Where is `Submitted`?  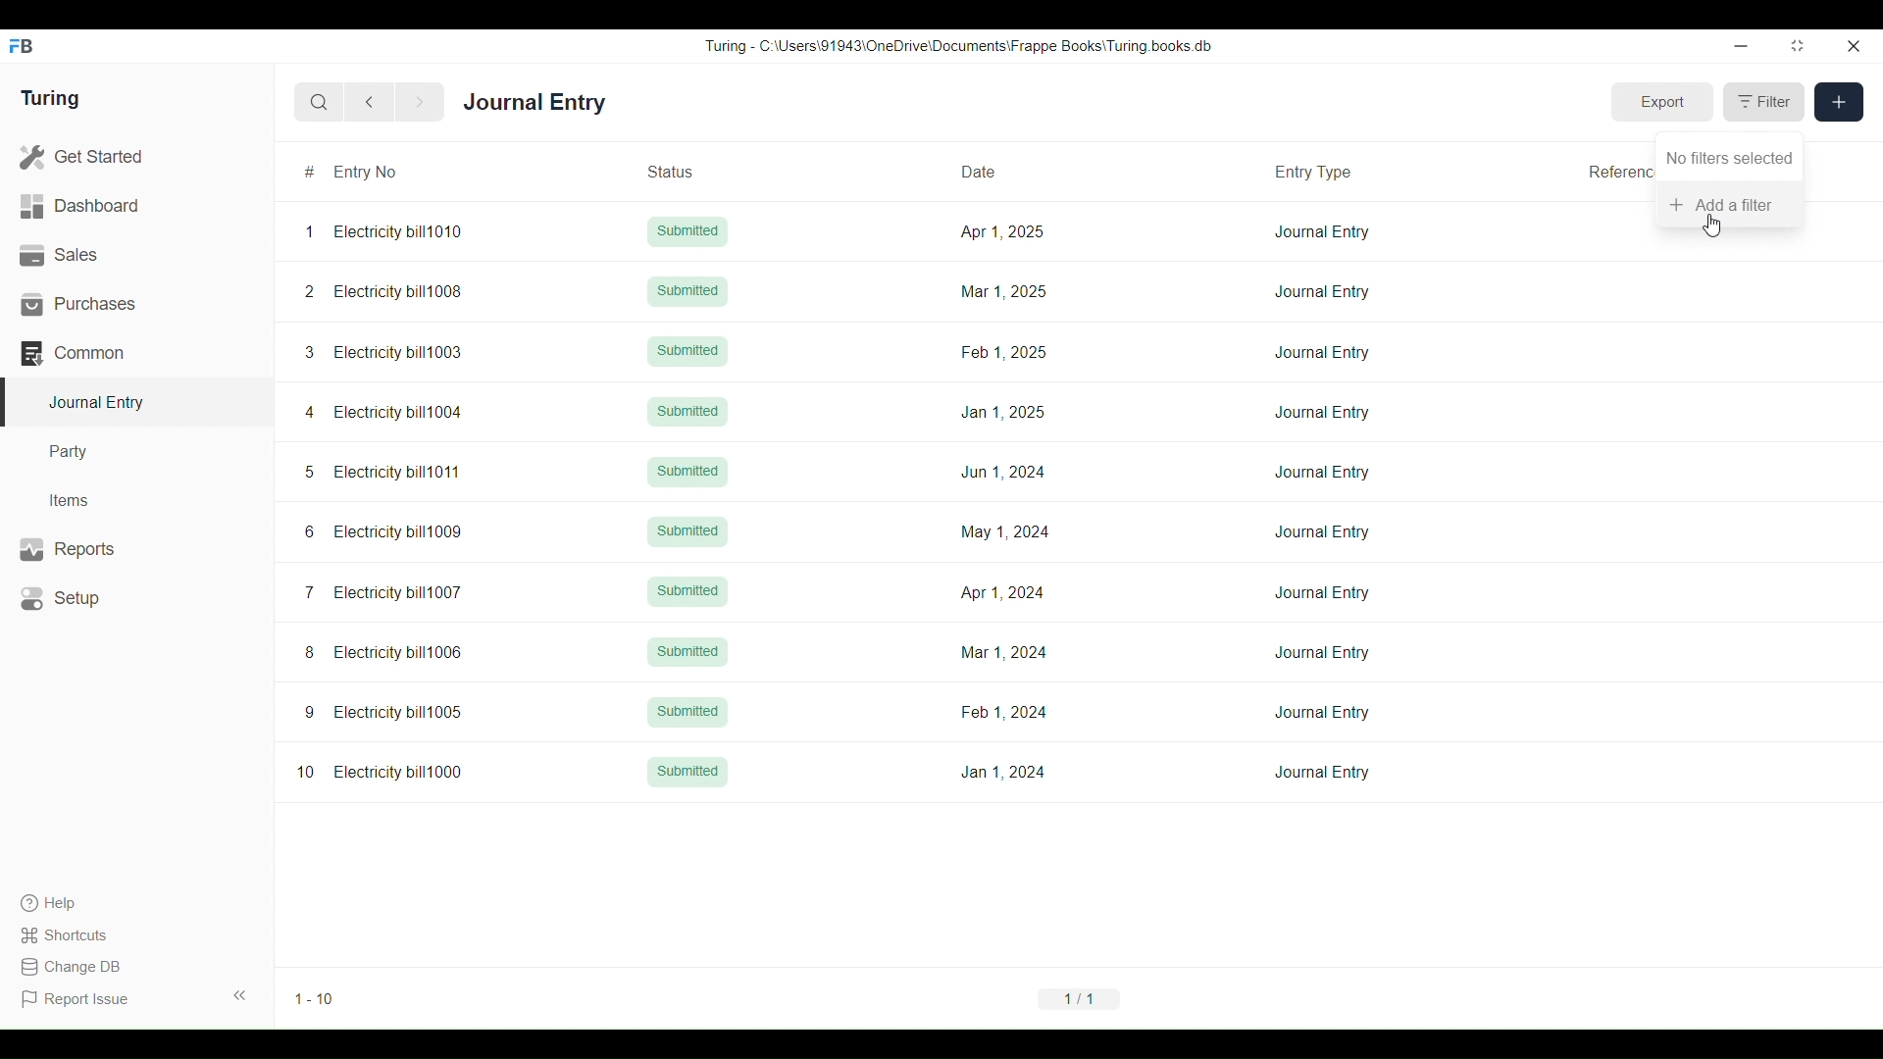
Submitted is located at coordinates (687, 472).